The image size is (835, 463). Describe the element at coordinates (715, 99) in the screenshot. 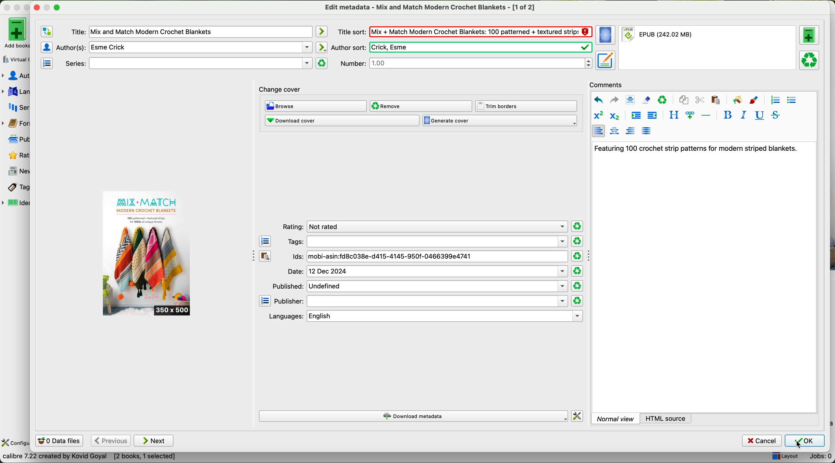

I see `paste` at that location.